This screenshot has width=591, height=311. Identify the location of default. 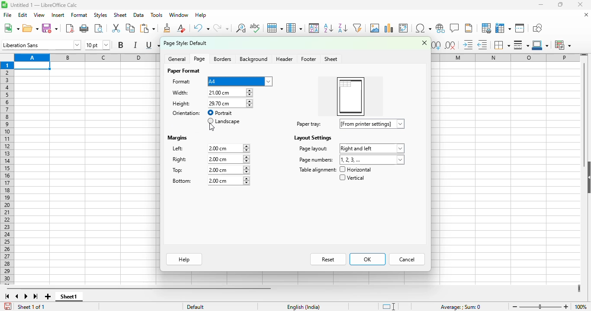
(196, 307).